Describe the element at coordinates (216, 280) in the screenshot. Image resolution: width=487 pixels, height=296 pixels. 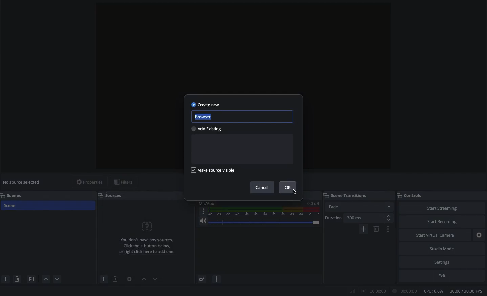
I see `options` at that location.